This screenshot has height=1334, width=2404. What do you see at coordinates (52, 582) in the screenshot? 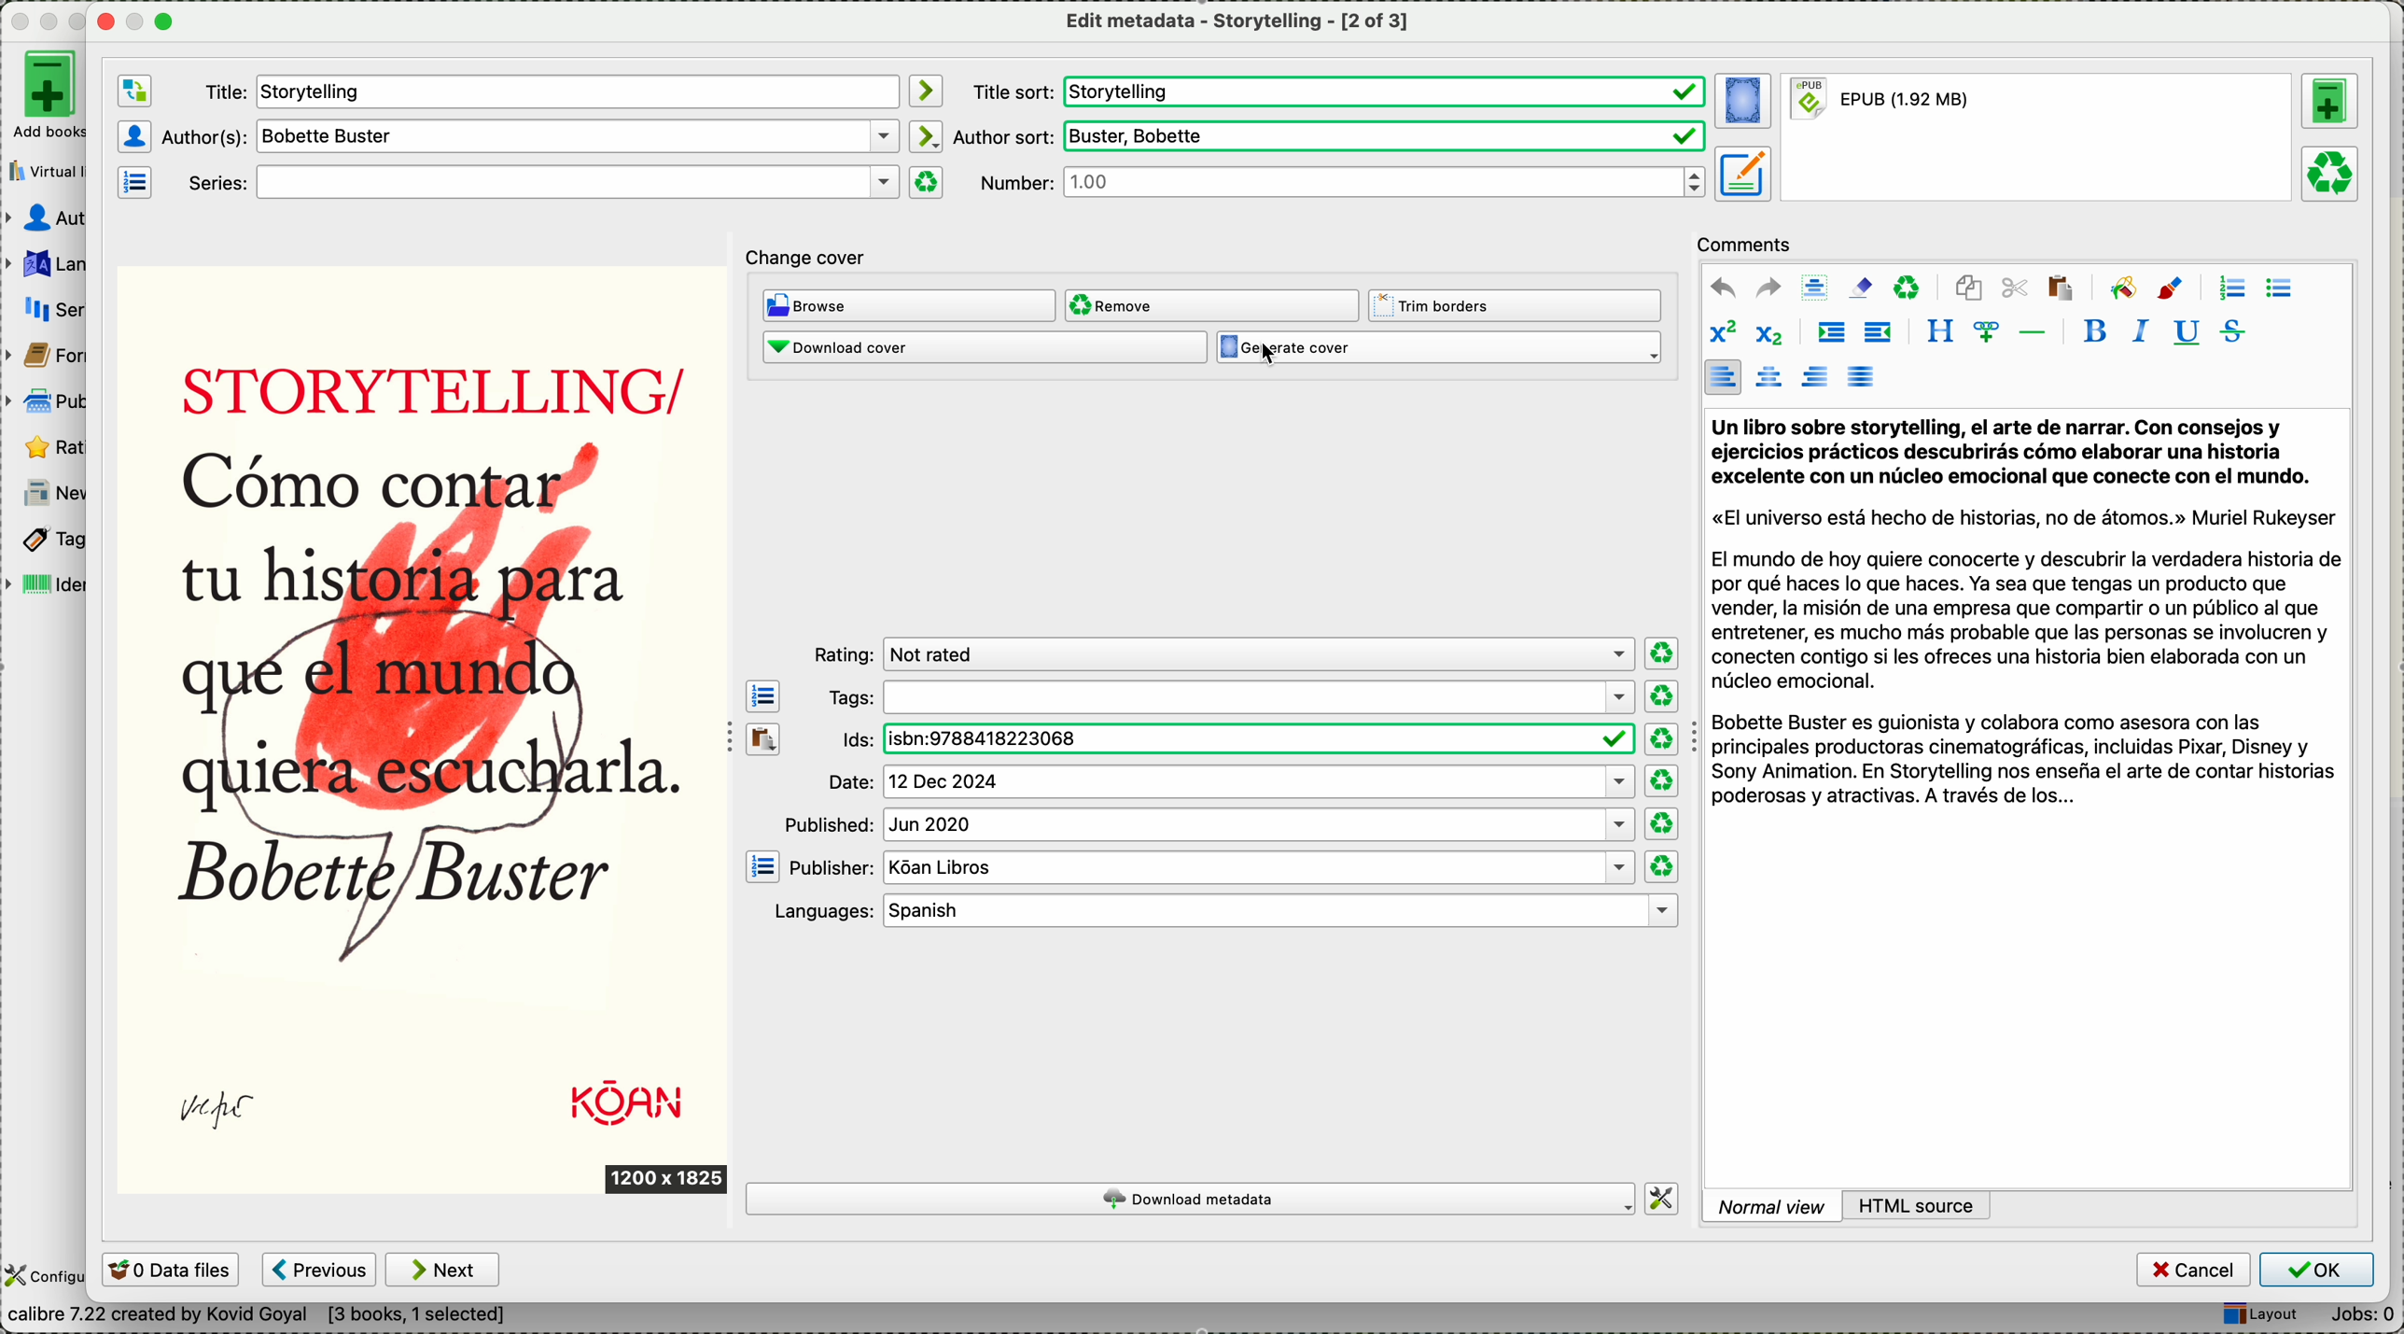
I see `identifiers` at bounding box center [52, 582].